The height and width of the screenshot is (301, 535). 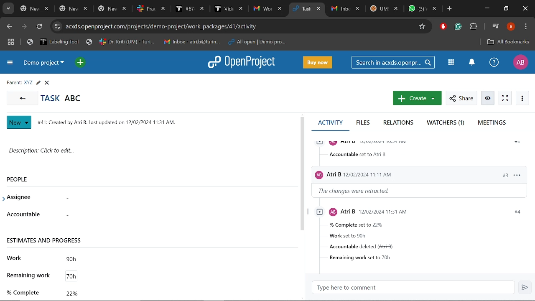 What do you see at coordinates (239, 26) in the screenshot?
I see `CIte address` at bounding box center [239, 26].